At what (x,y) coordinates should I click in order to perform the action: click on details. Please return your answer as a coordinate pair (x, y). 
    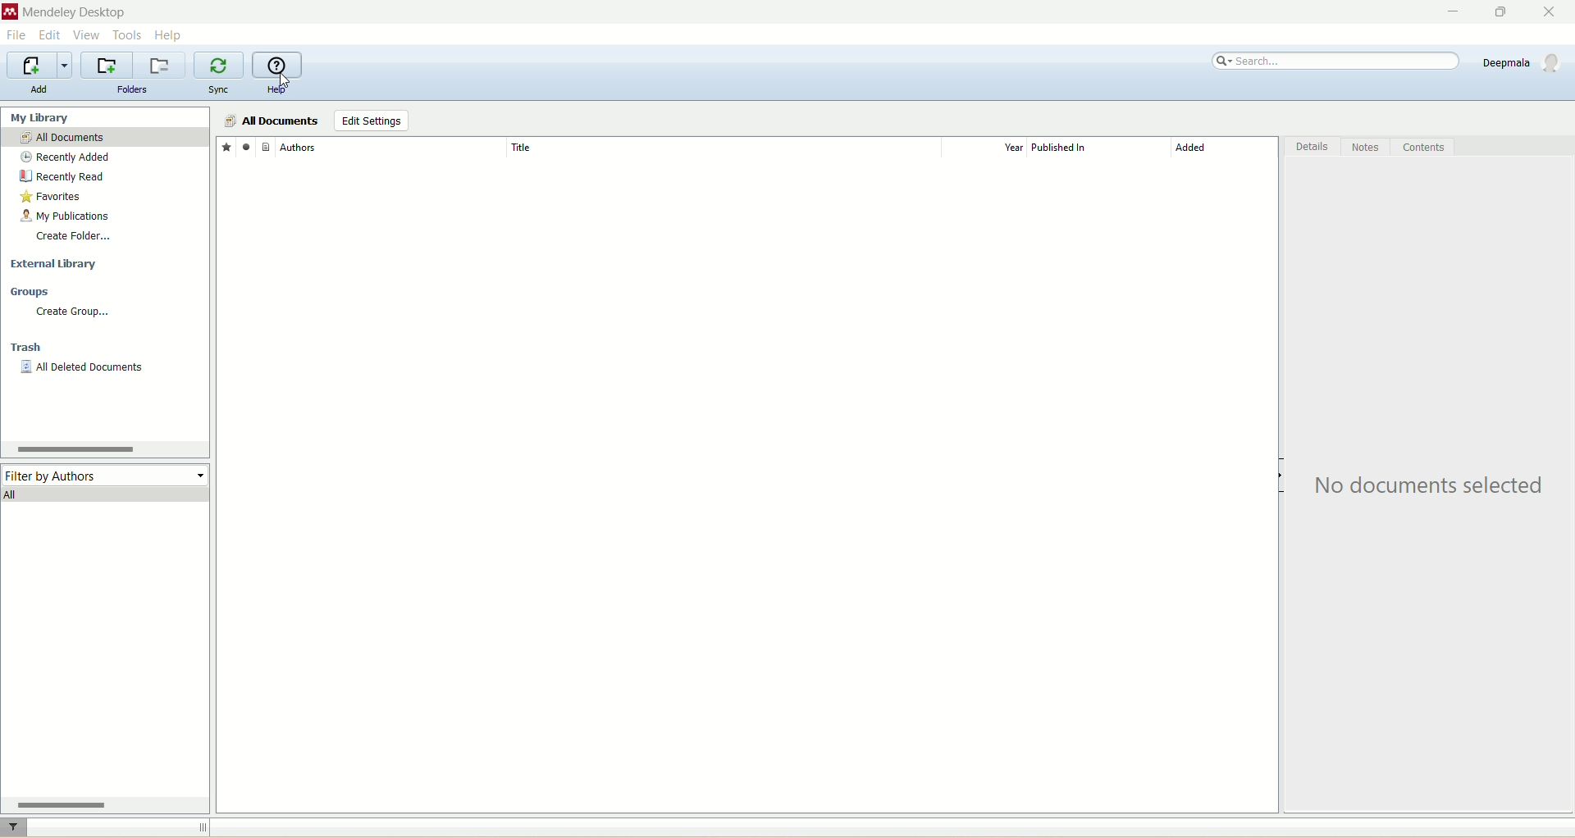
    Looking at the image, I should click on (1311, 147).